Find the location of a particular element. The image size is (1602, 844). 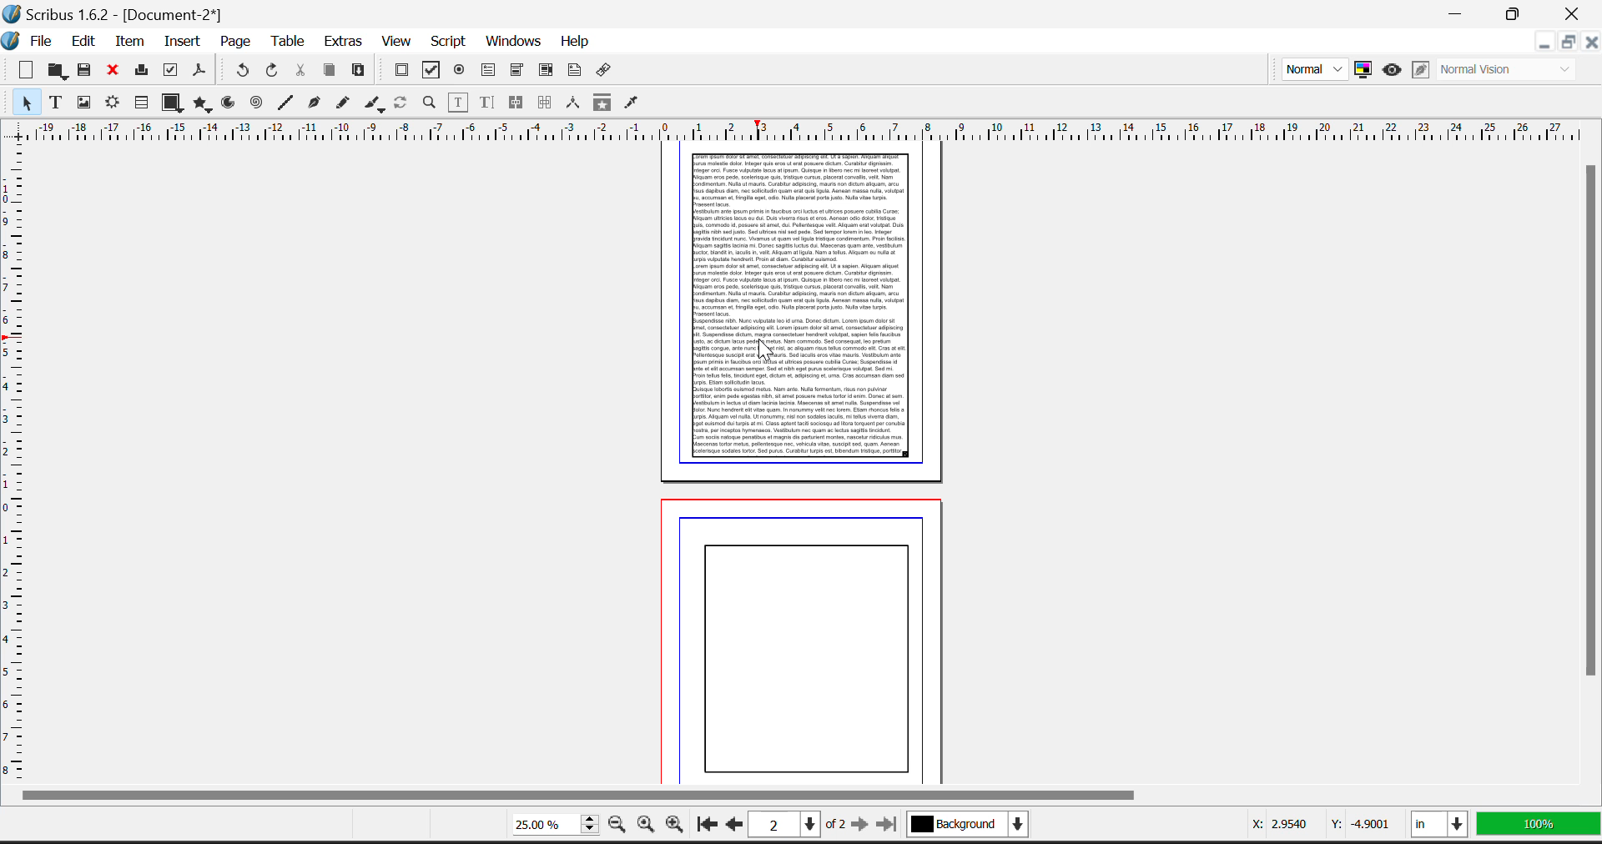

Restore Down is located at coordinates (1458, 12).